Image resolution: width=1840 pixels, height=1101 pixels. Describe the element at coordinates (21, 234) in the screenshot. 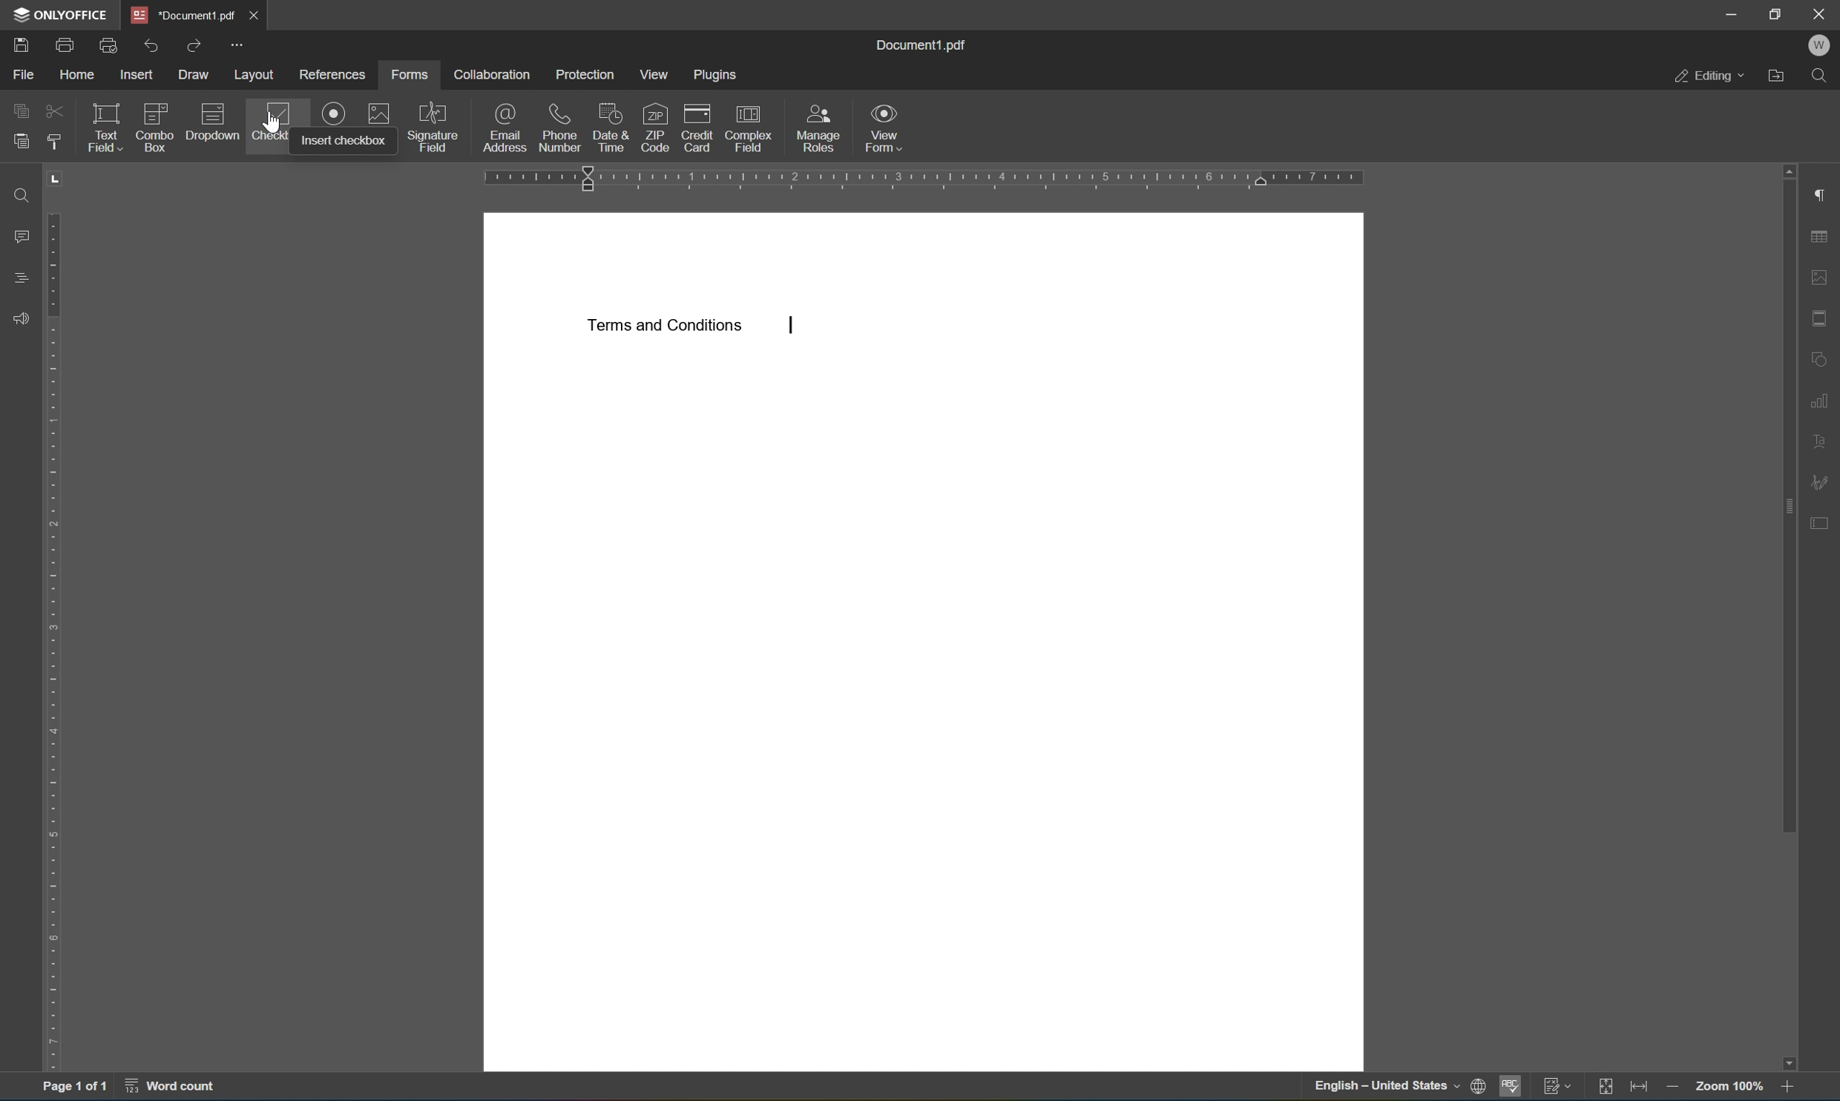

I see `comments` at that location.